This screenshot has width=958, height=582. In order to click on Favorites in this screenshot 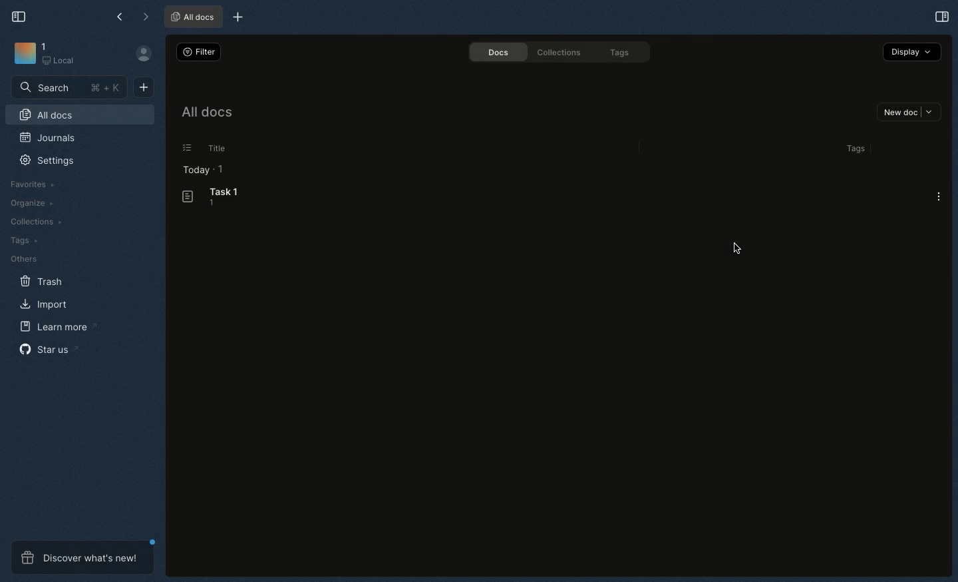, I will do `click(34, 184)`.